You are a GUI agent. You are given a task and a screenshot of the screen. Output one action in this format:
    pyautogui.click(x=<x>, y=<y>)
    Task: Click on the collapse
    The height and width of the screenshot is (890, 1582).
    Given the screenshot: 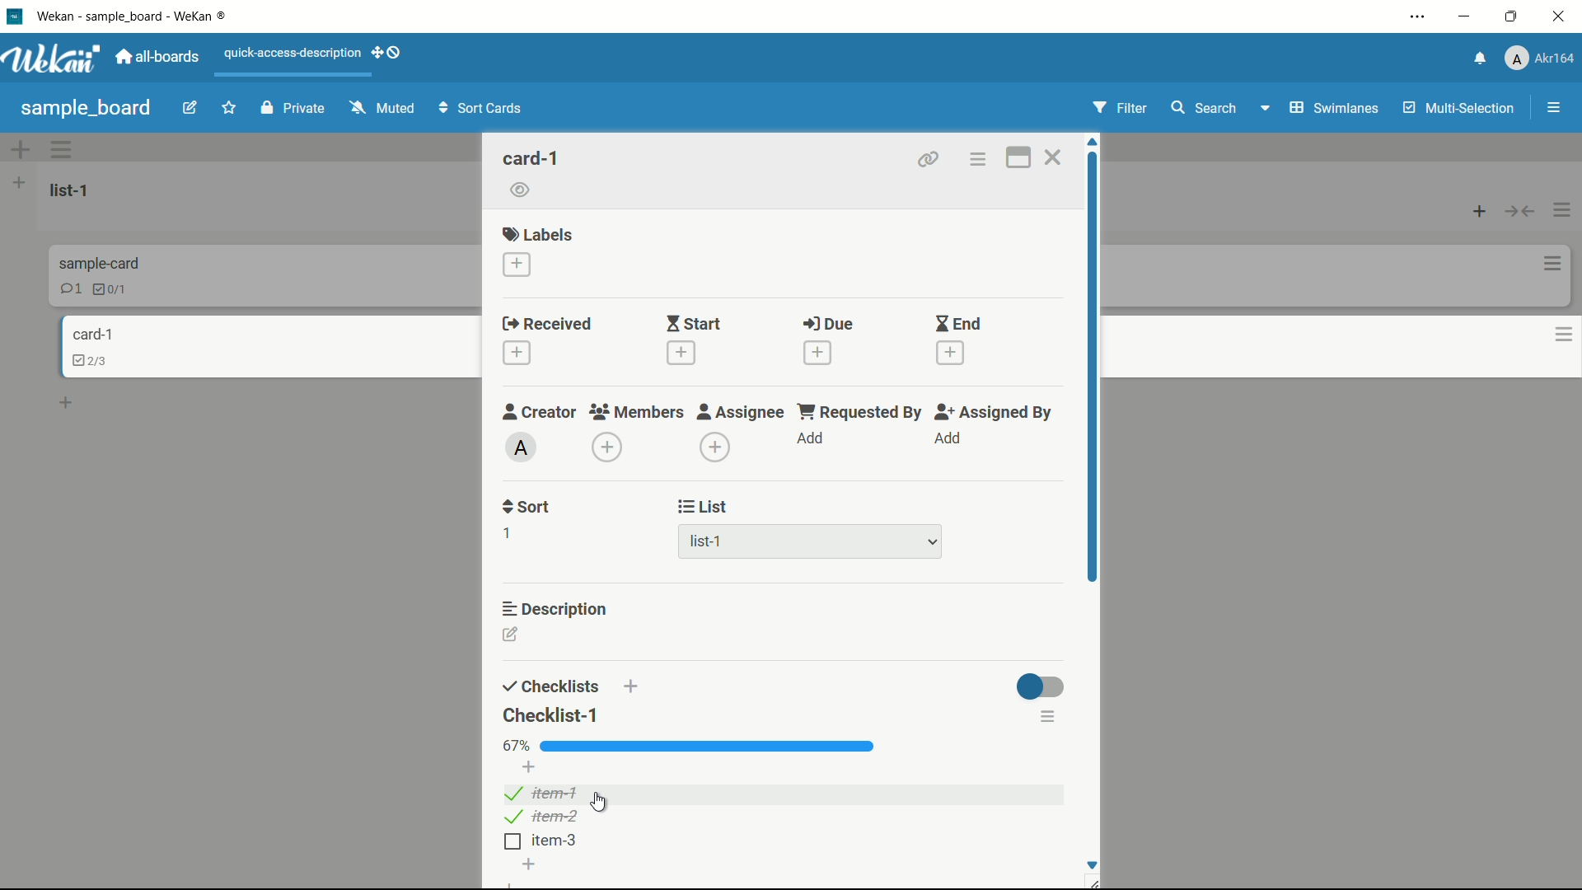 What is the action you would take?
    pyautogui.click(x=1519, y=210)
    